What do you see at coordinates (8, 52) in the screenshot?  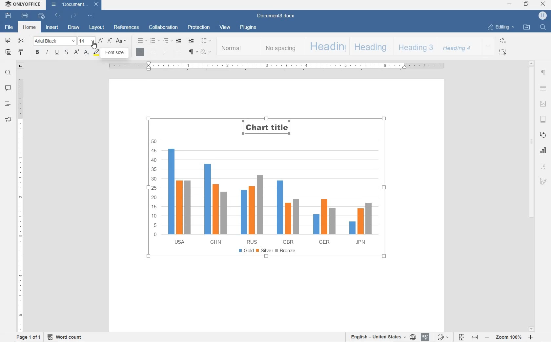 I see `PASTE` at bounding box center [8, 52].